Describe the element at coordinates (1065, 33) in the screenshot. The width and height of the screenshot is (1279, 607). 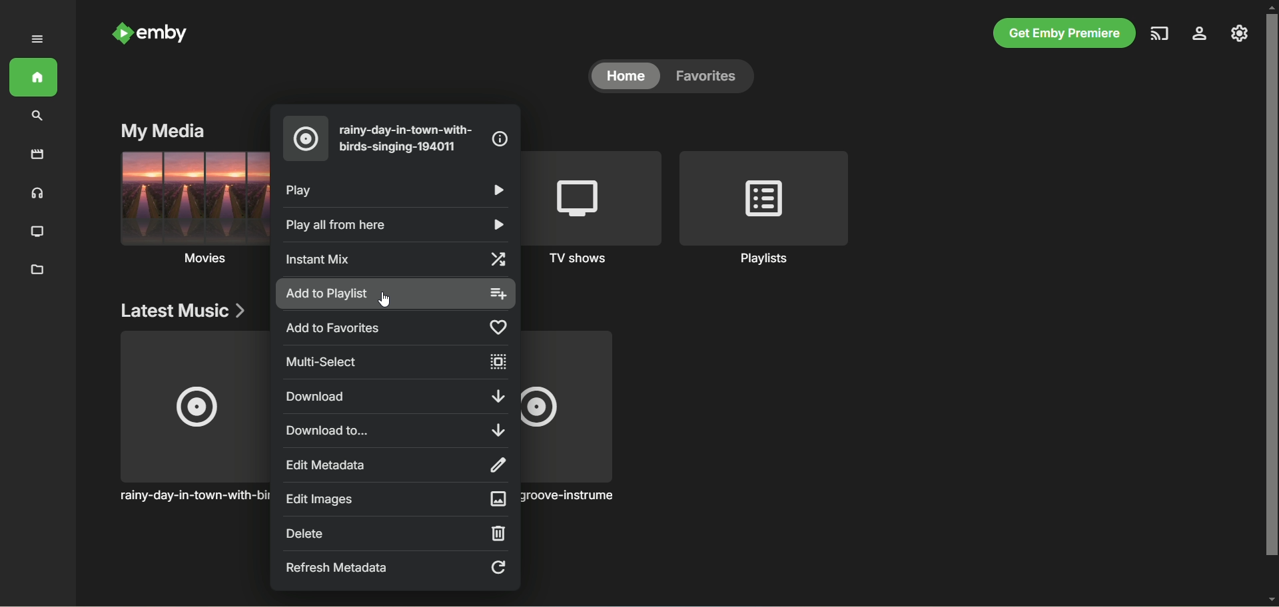
I see `get emby premiere` at that location.